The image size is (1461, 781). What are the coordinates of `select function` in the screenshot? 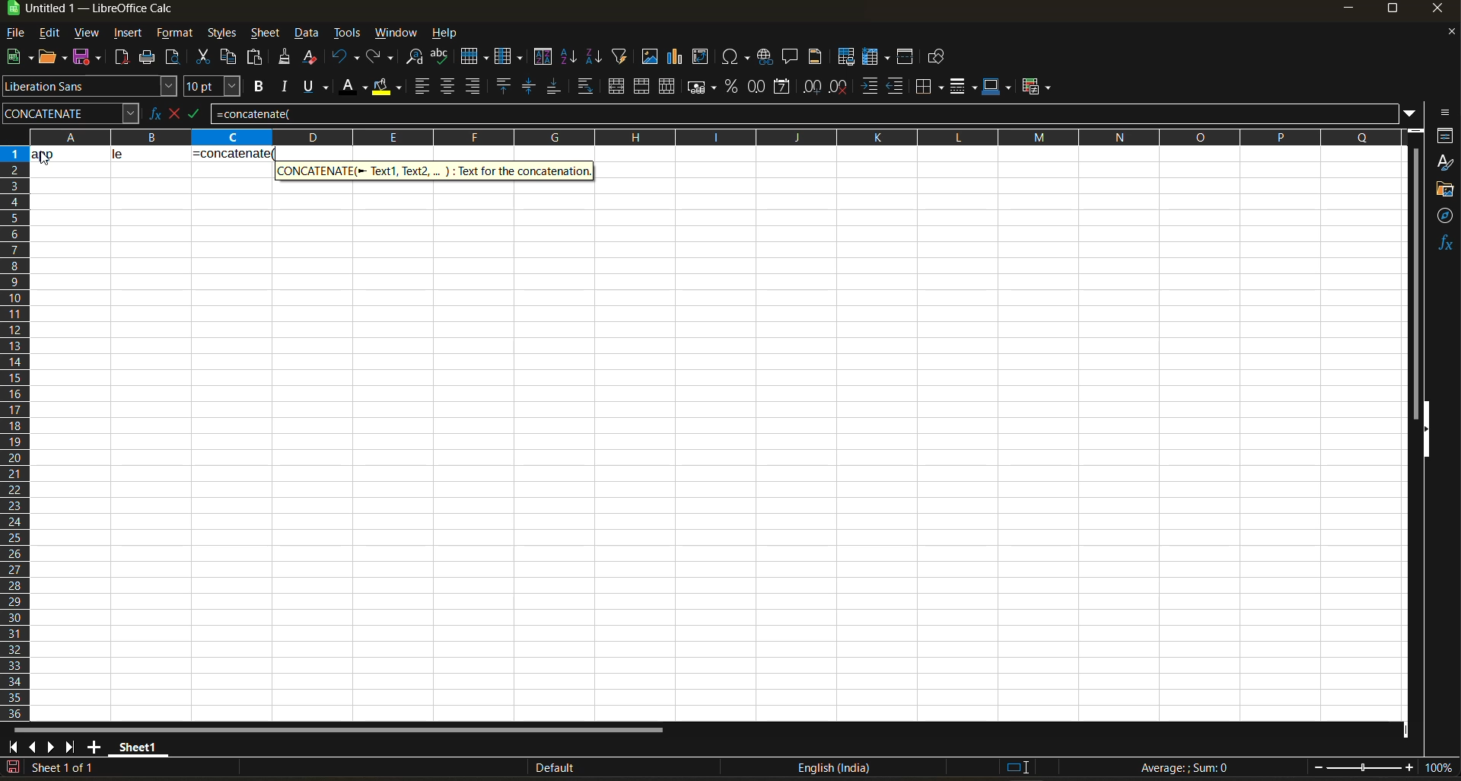 It's located at (177, 112).